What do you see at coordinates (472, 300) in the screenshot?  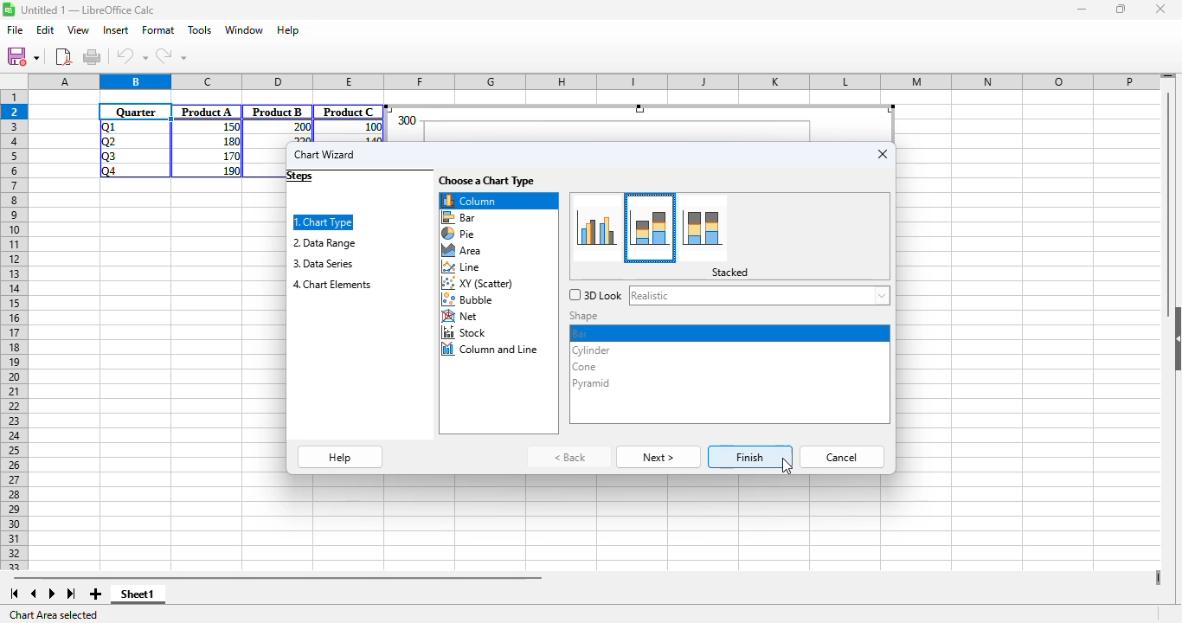 I see `bubble` at bounding box center [472, 300].